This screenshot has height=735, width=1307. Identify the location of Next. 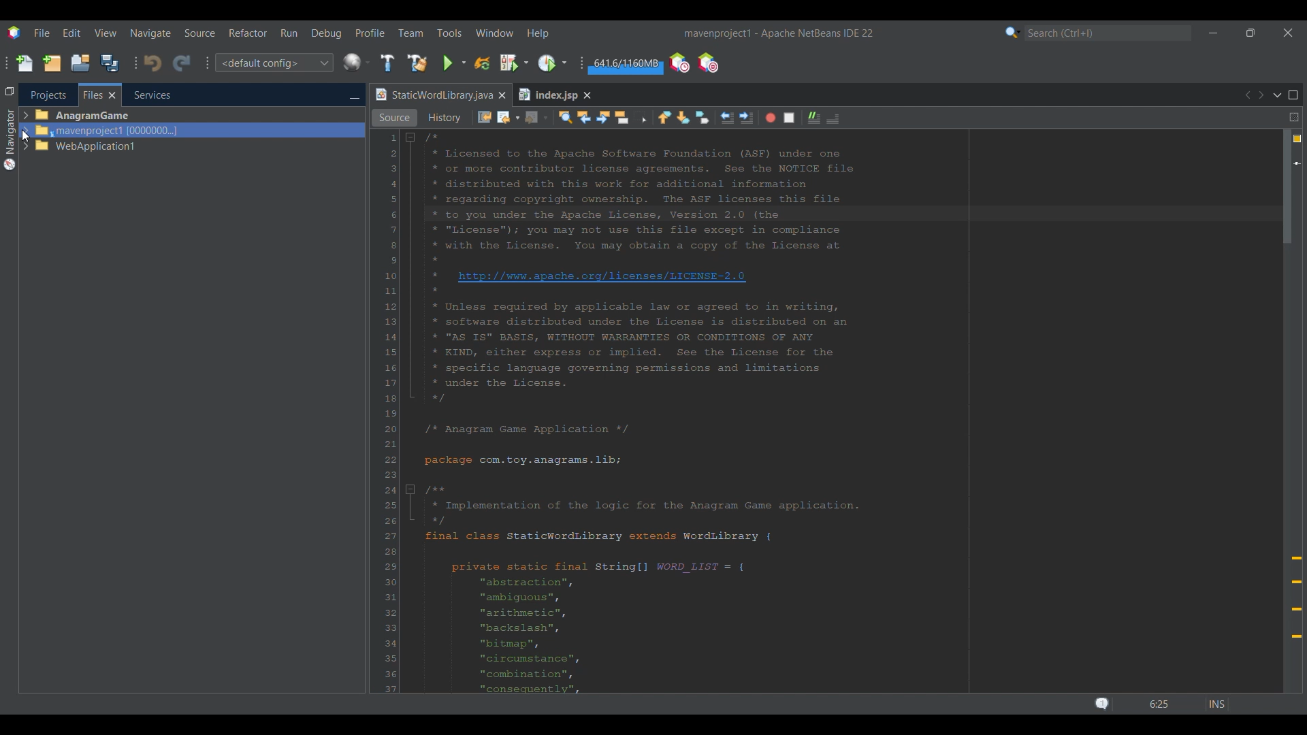
(1261, 95).